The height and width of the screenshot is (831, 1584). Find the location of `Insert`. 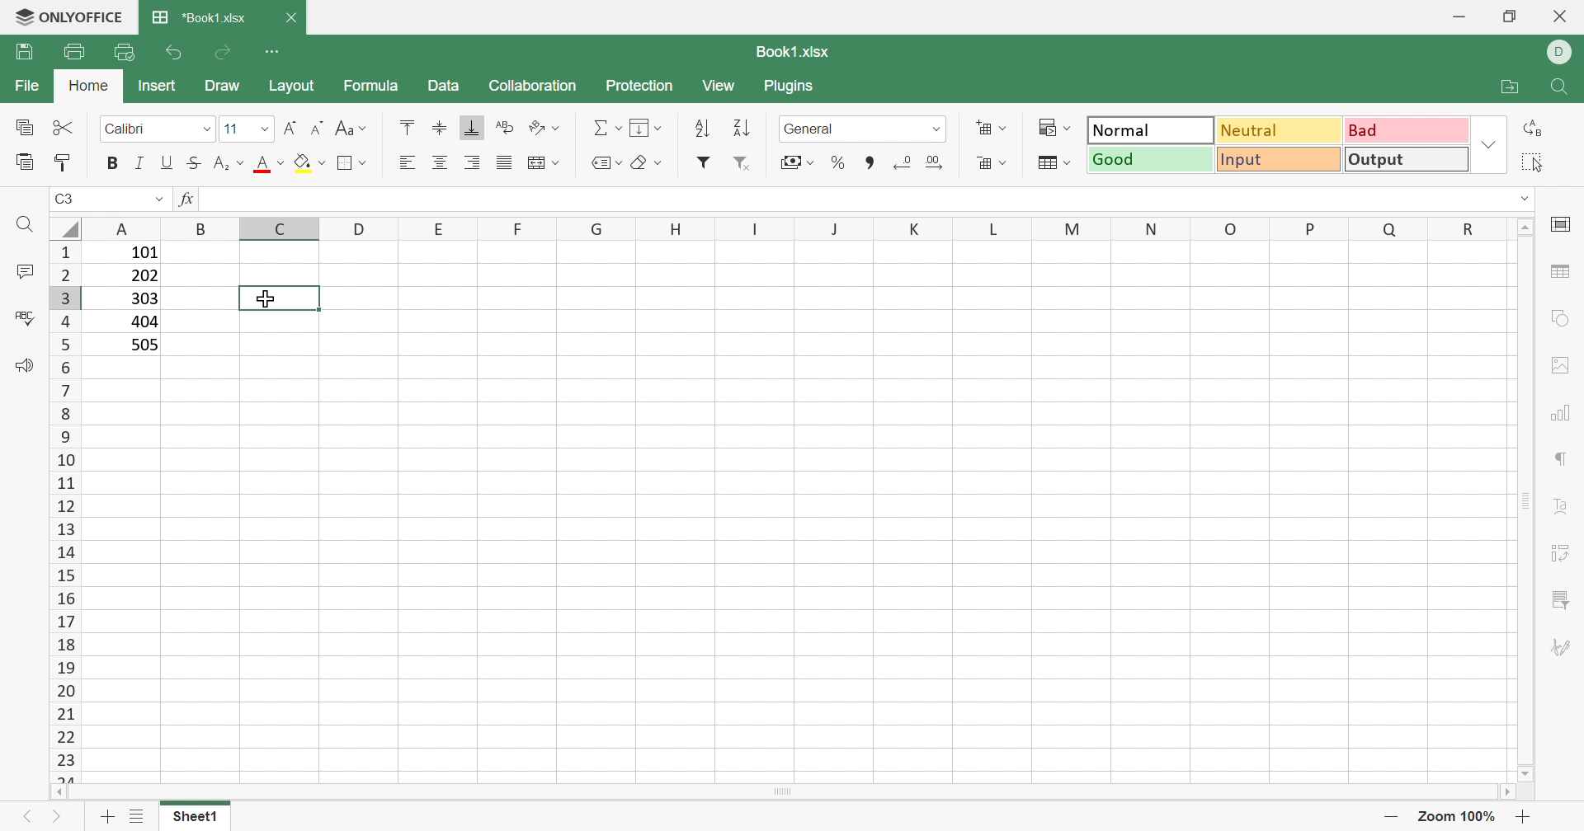

Insert is located at coordinates (157, 84).